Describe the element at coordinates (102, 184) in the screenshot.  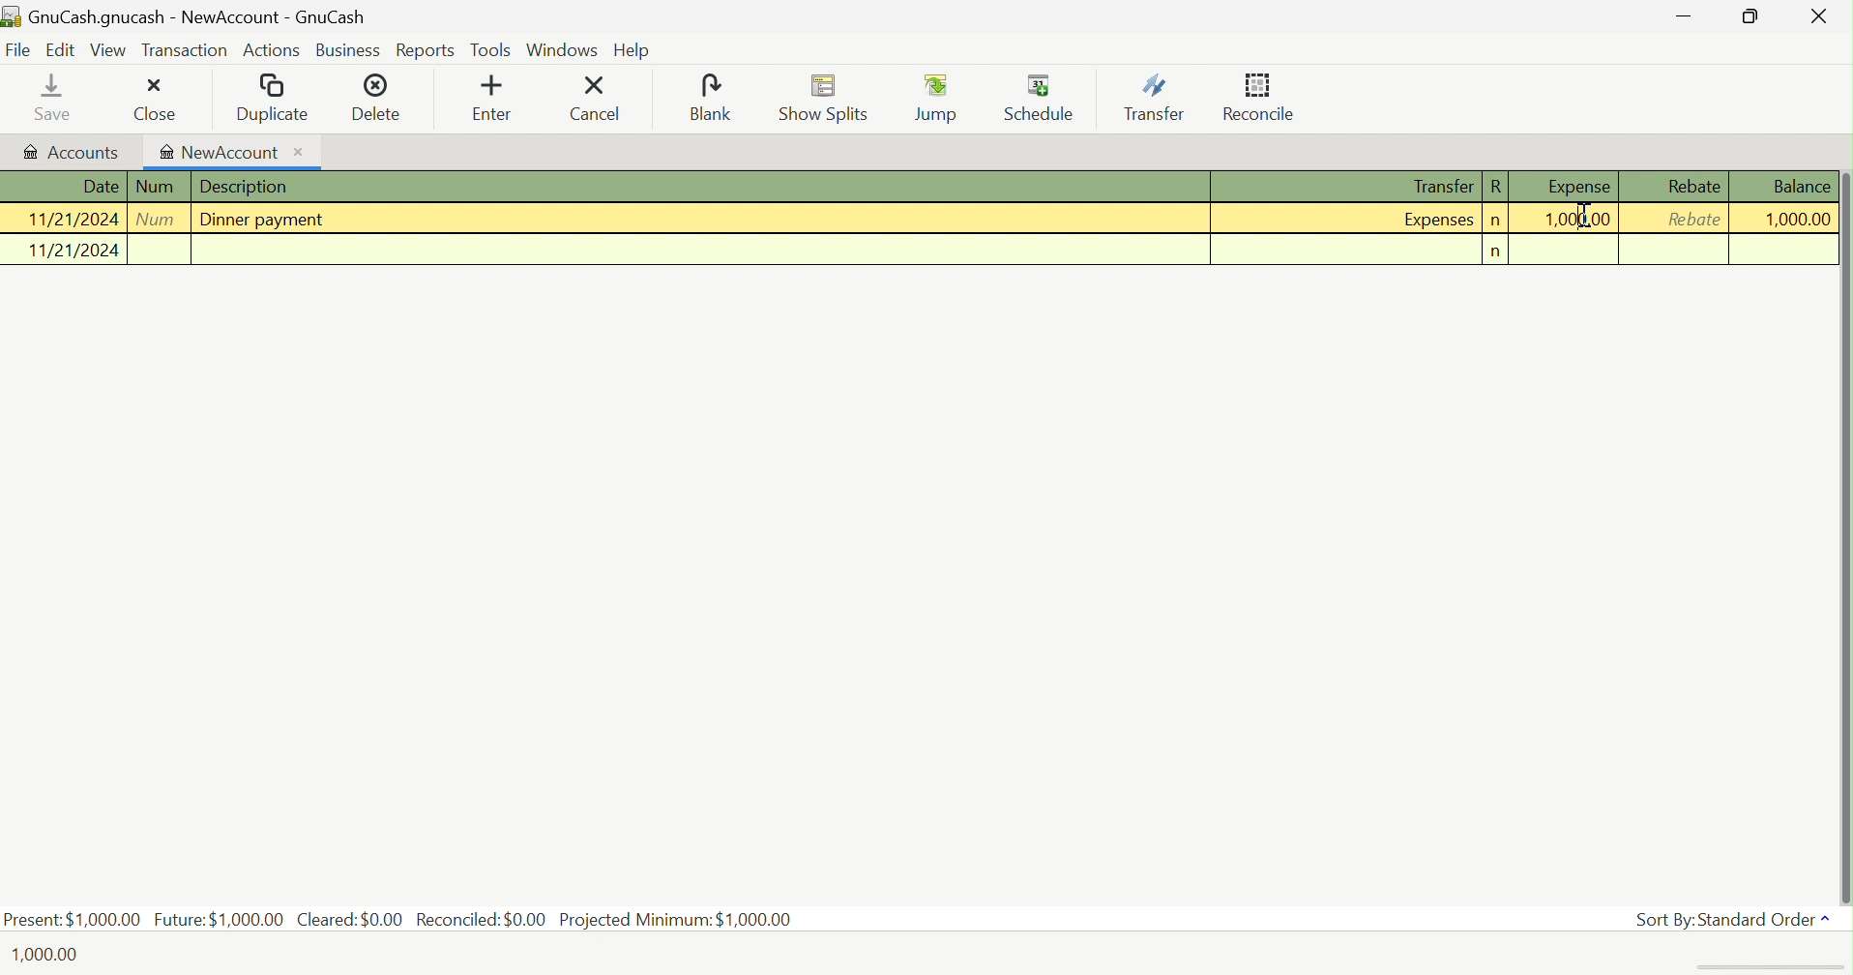
I see `` at that location.